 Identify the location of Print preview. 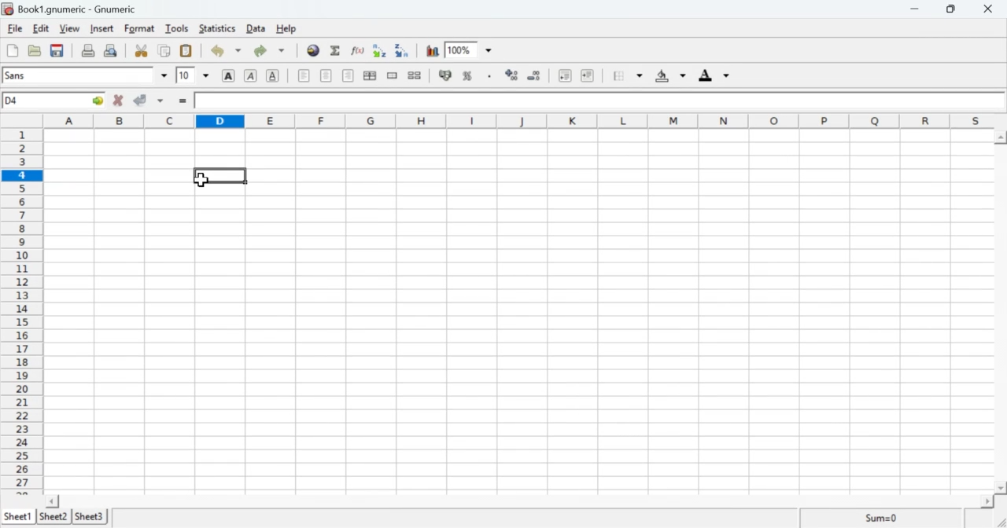
(113, 50).